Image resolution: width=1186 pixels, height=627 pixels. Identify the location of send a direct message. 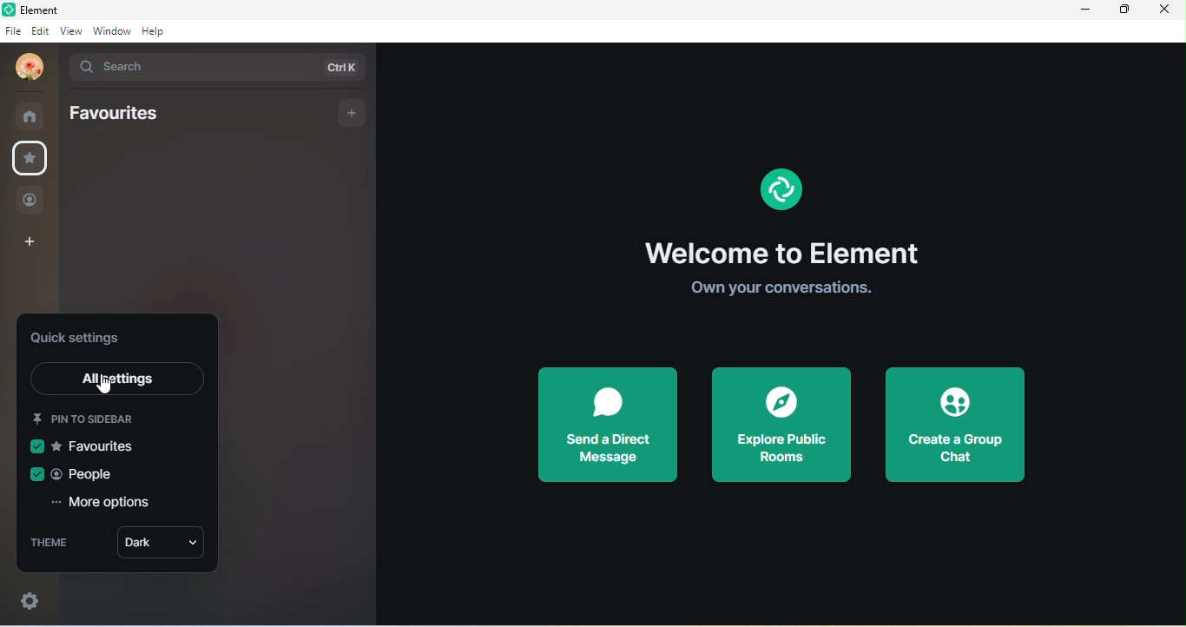
(608, 425).